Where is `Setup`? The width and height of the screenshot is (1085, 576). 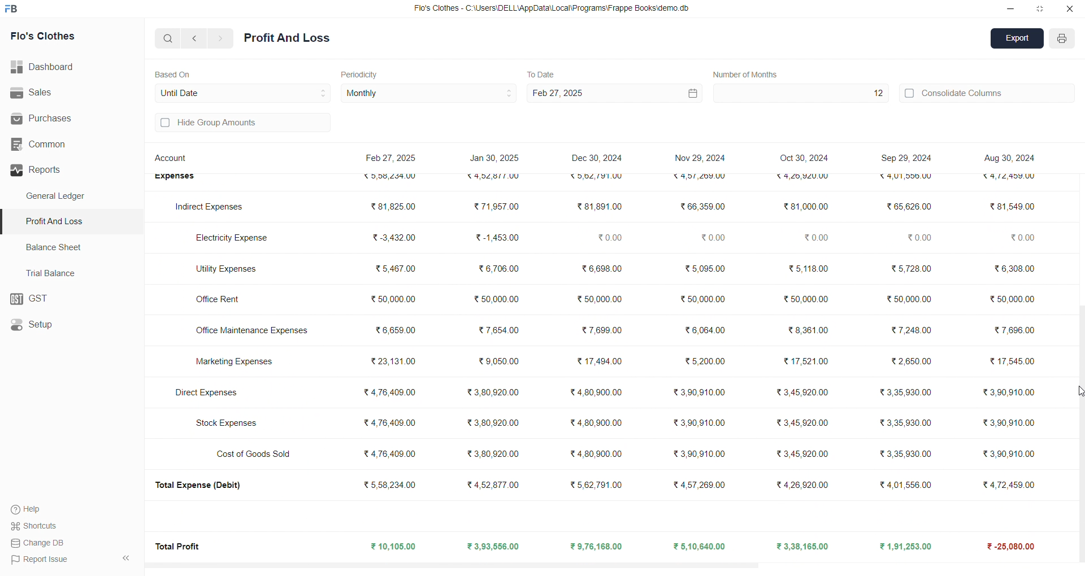
Setup is located at coordinates (66, 325).